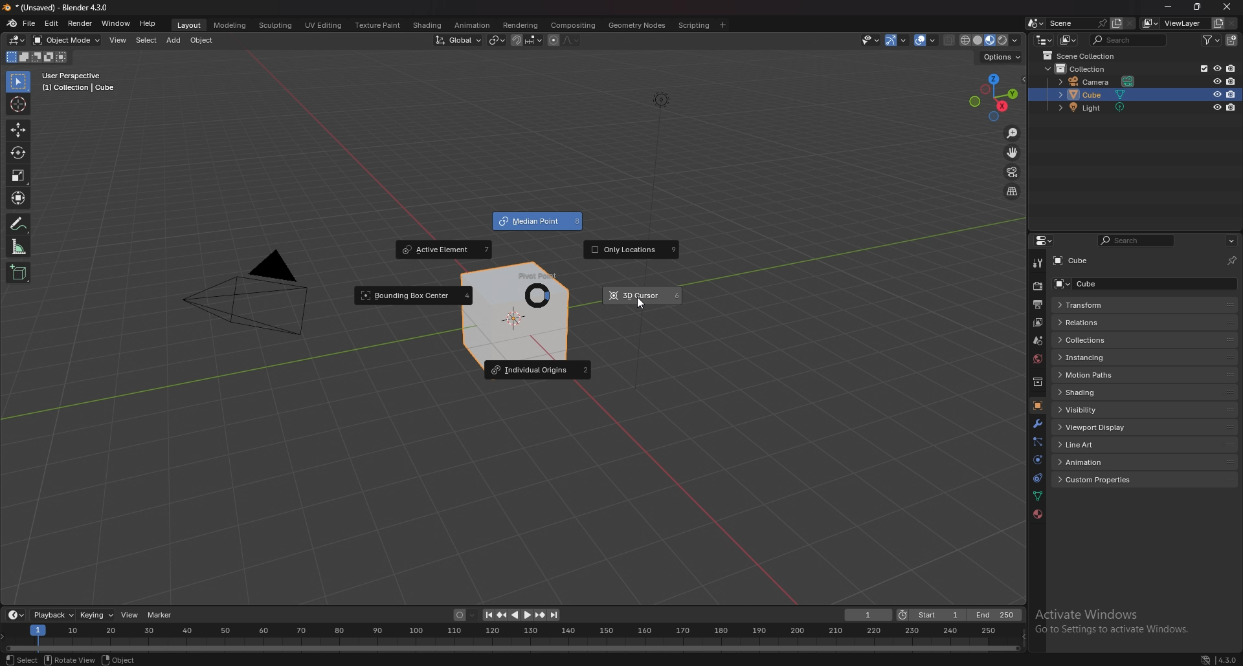 The height and width of the screenshot is (666, 1243). Describe the element at coordinates (538, 369) in the screenshot. I see `individual origins` at that location.